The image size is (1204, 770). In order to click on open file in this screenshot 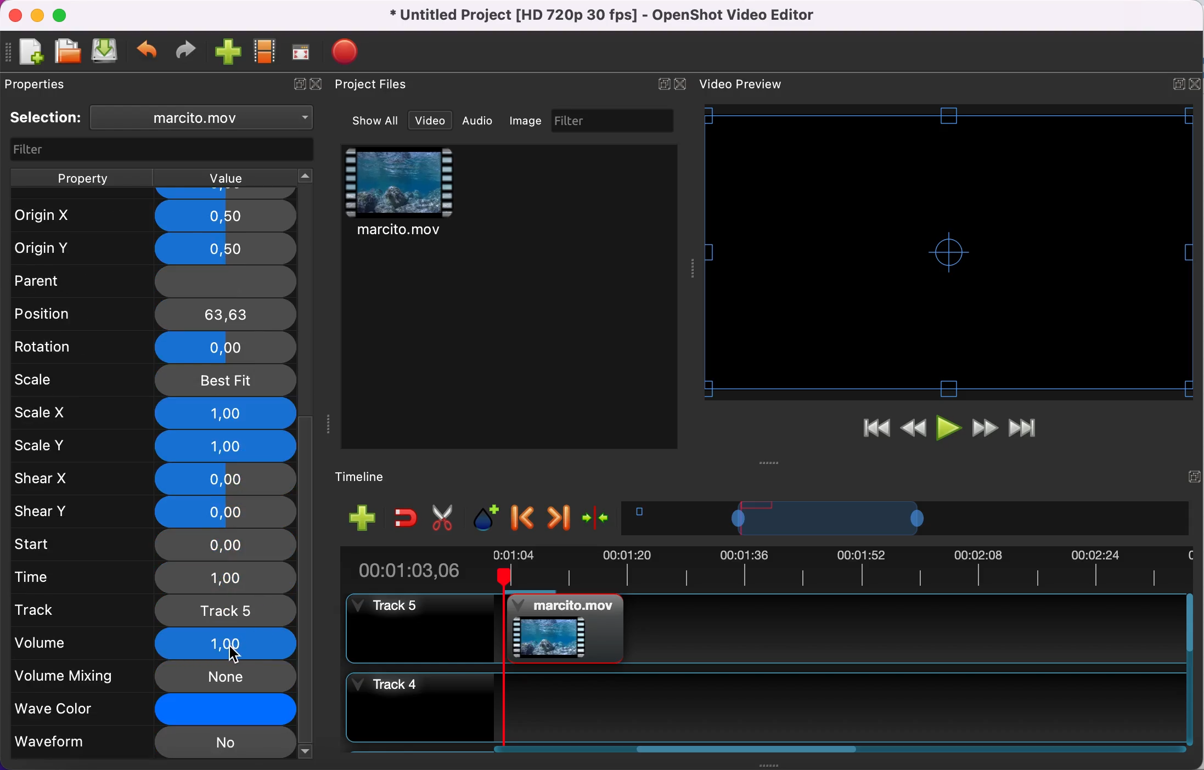, I will do `click(67, 52)`.